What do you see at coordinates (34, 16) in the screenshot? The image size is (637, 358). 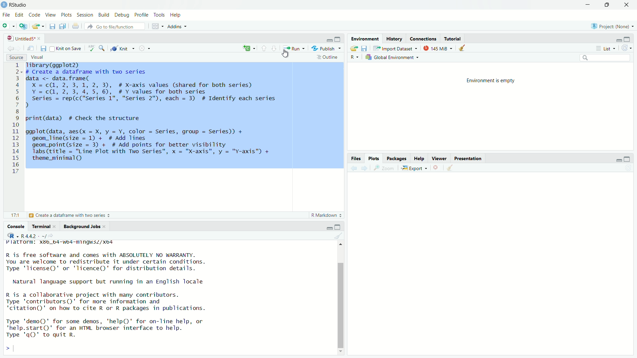 I see `Code` at bounding box center [34, 16].